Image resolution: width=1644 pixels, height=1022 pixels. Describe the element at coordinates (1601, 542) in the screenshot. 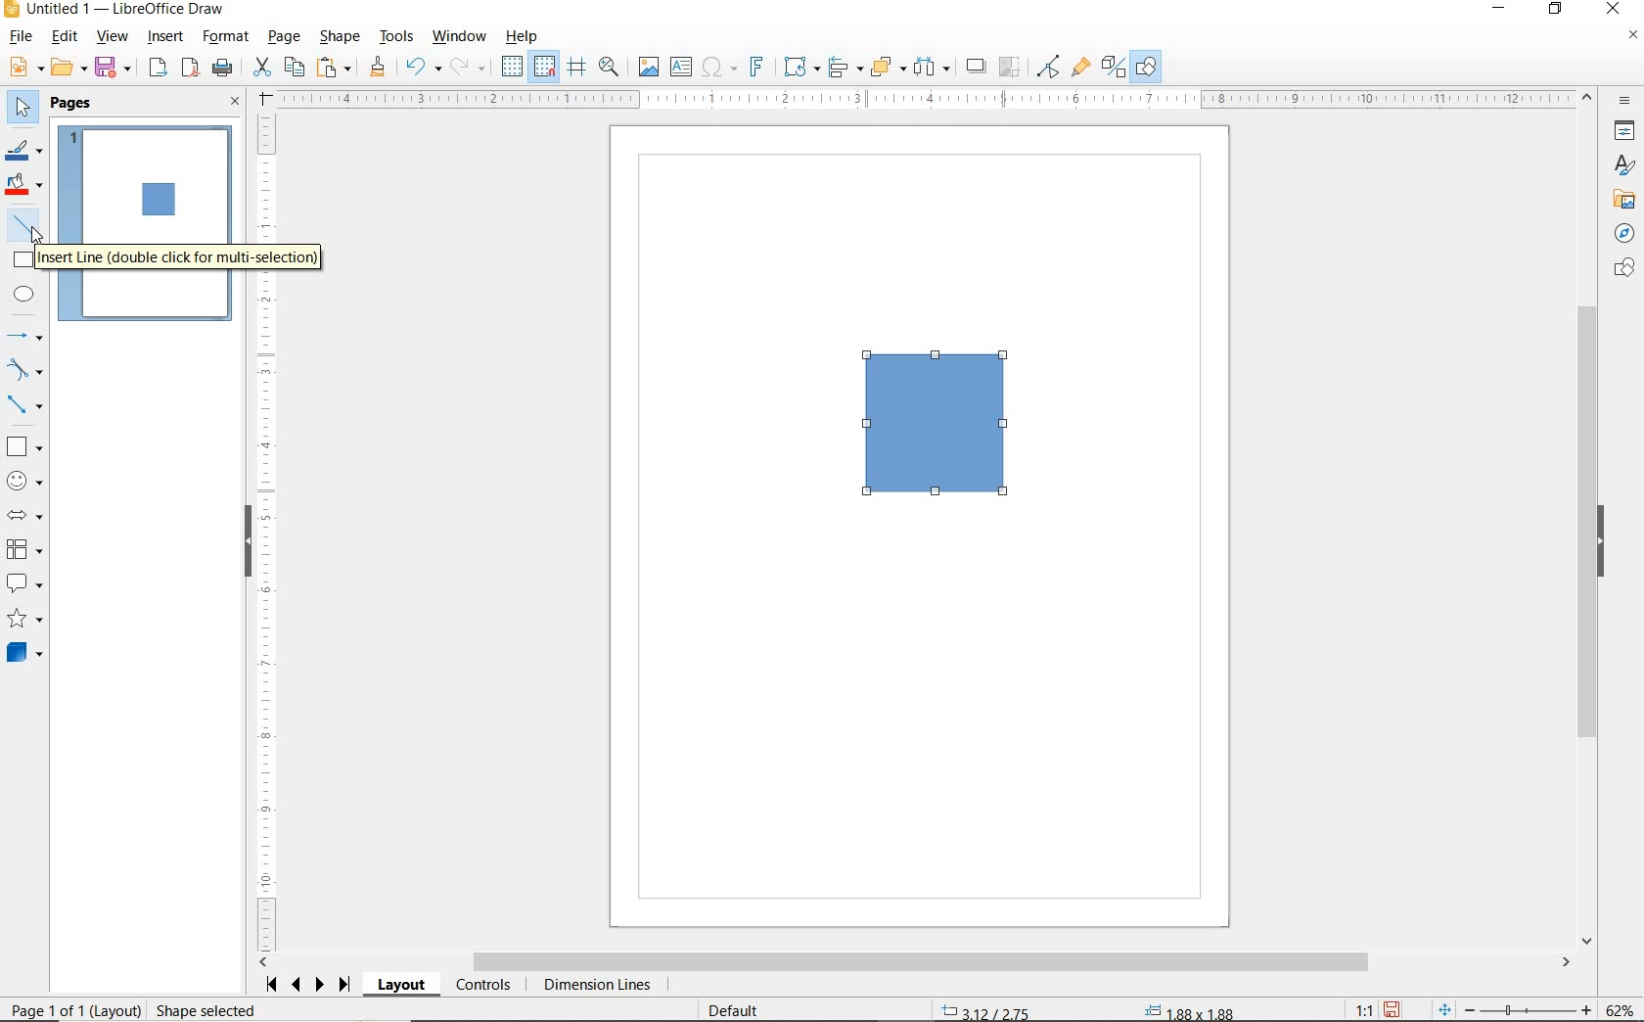

I see `HIDE` at that location.